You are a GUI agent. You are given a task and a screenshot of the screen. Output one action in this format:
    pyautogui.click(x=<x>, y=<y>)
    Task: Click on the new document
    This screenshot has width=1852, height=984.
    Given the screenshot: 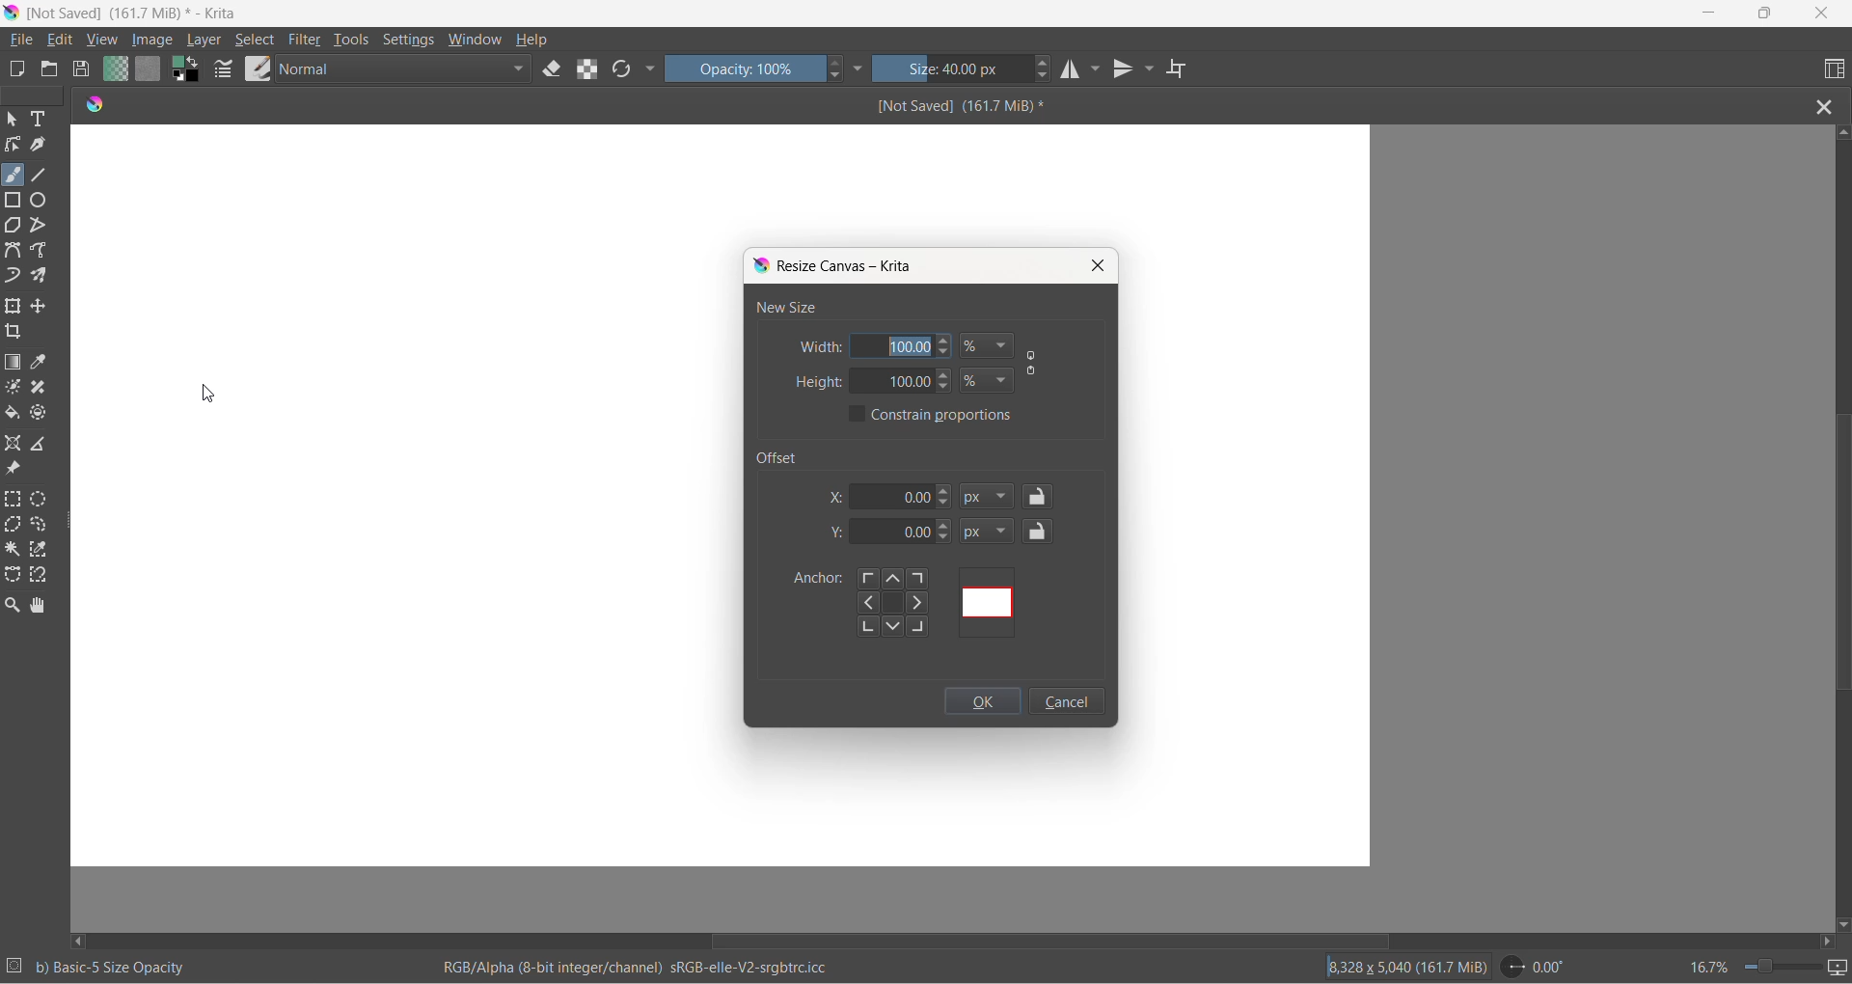 What is the action you would take?
    pyautogui.click(x=19, y=69)
    